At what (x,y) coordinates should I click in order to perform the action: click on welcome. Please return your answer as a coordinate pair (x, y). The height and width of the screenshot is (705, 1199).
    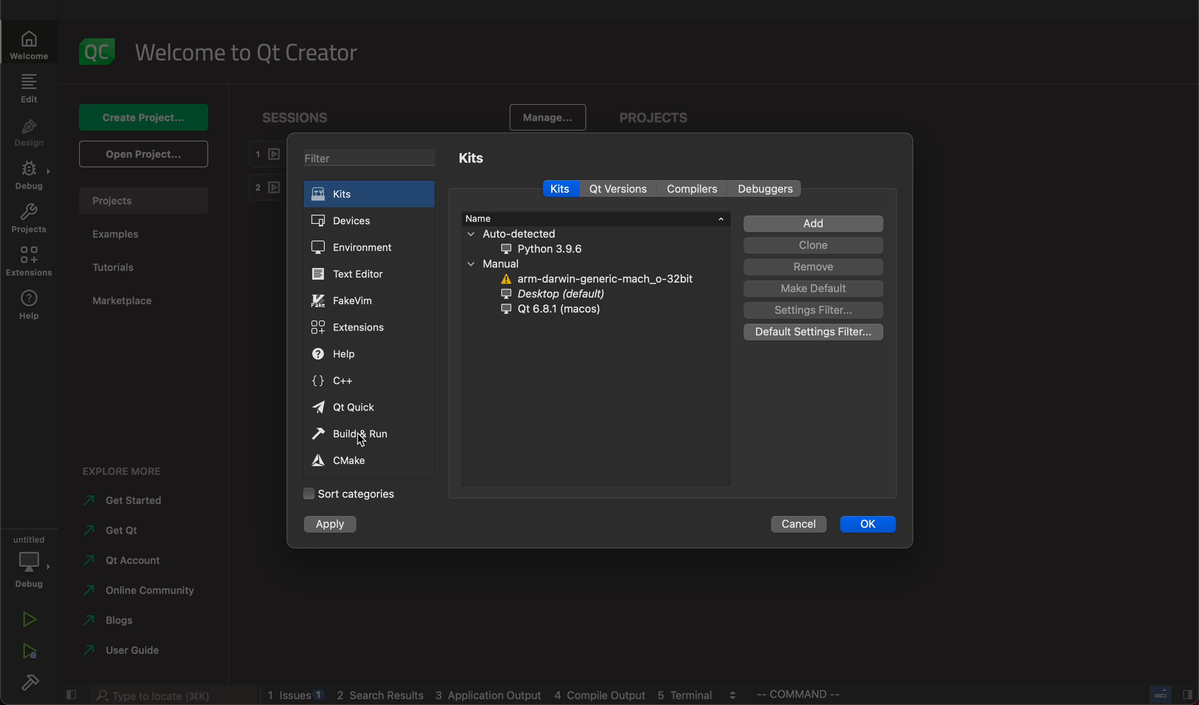
    Looking at the image, I should click on (29, 43).